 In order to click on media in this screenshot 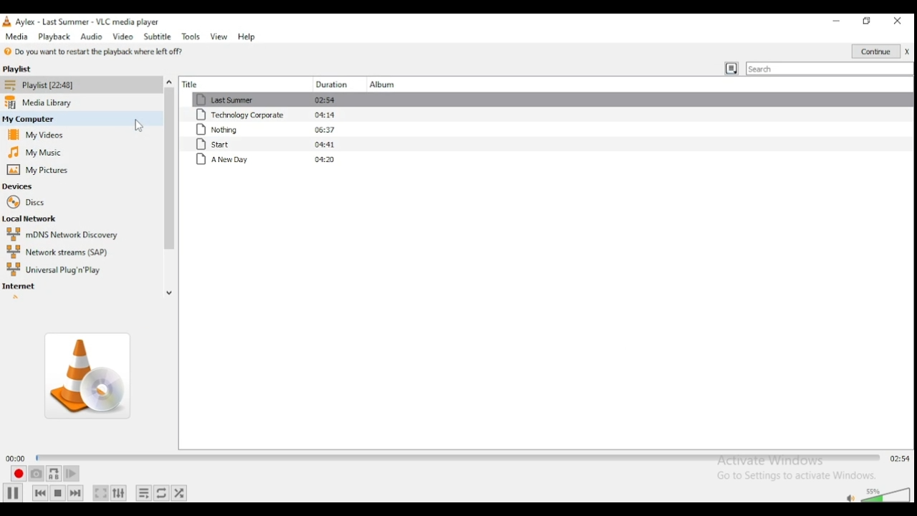, I will do `click(17, 37)`.